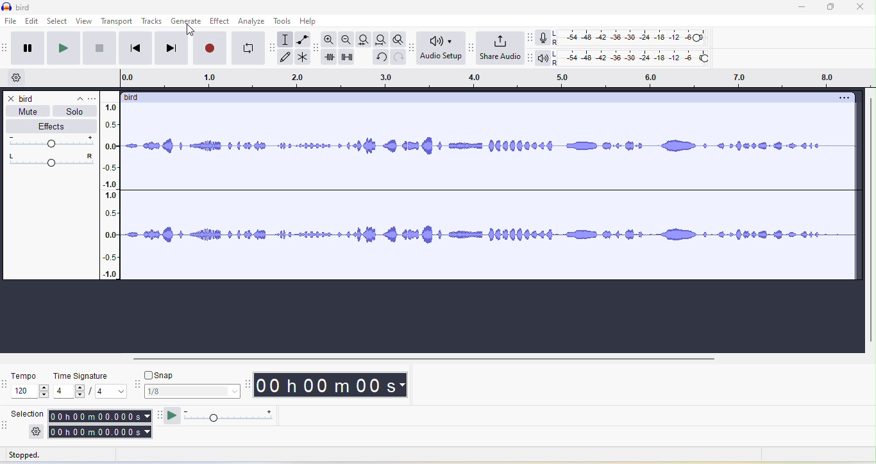 The height and width of the screenshot is (464, 876). What do you see at coordinates (289, 56) in the screenshot?
I see `draw tool` at bounding box center [289, 56].